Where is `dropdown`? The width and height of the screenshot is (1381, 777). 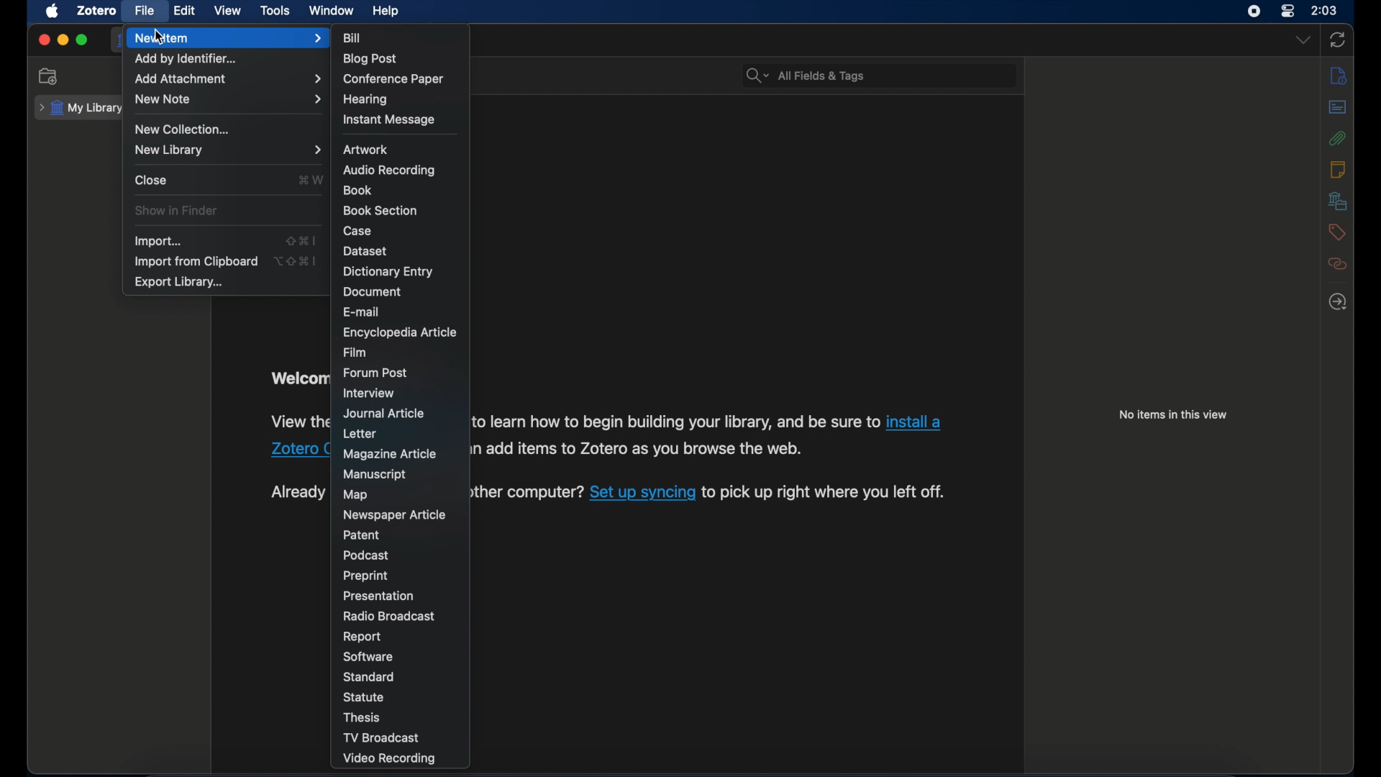
dropdown is located at coordinates (1304, 39).